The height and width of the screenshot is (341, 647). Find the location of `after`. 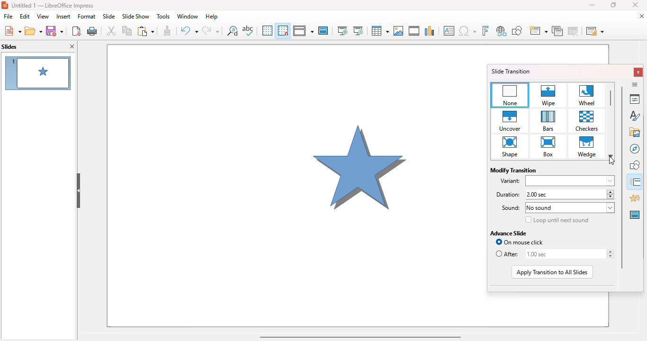

after is located at coordinates (507, 254).